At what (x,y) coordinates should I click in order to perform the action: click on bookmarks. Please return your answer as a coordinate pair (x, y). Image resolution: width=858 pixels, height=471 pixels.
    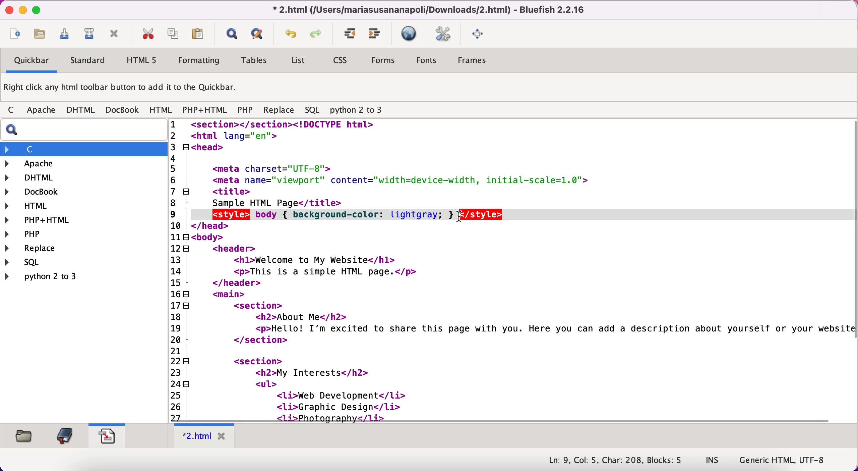
    Looking at the image, I should click on (64, 436).